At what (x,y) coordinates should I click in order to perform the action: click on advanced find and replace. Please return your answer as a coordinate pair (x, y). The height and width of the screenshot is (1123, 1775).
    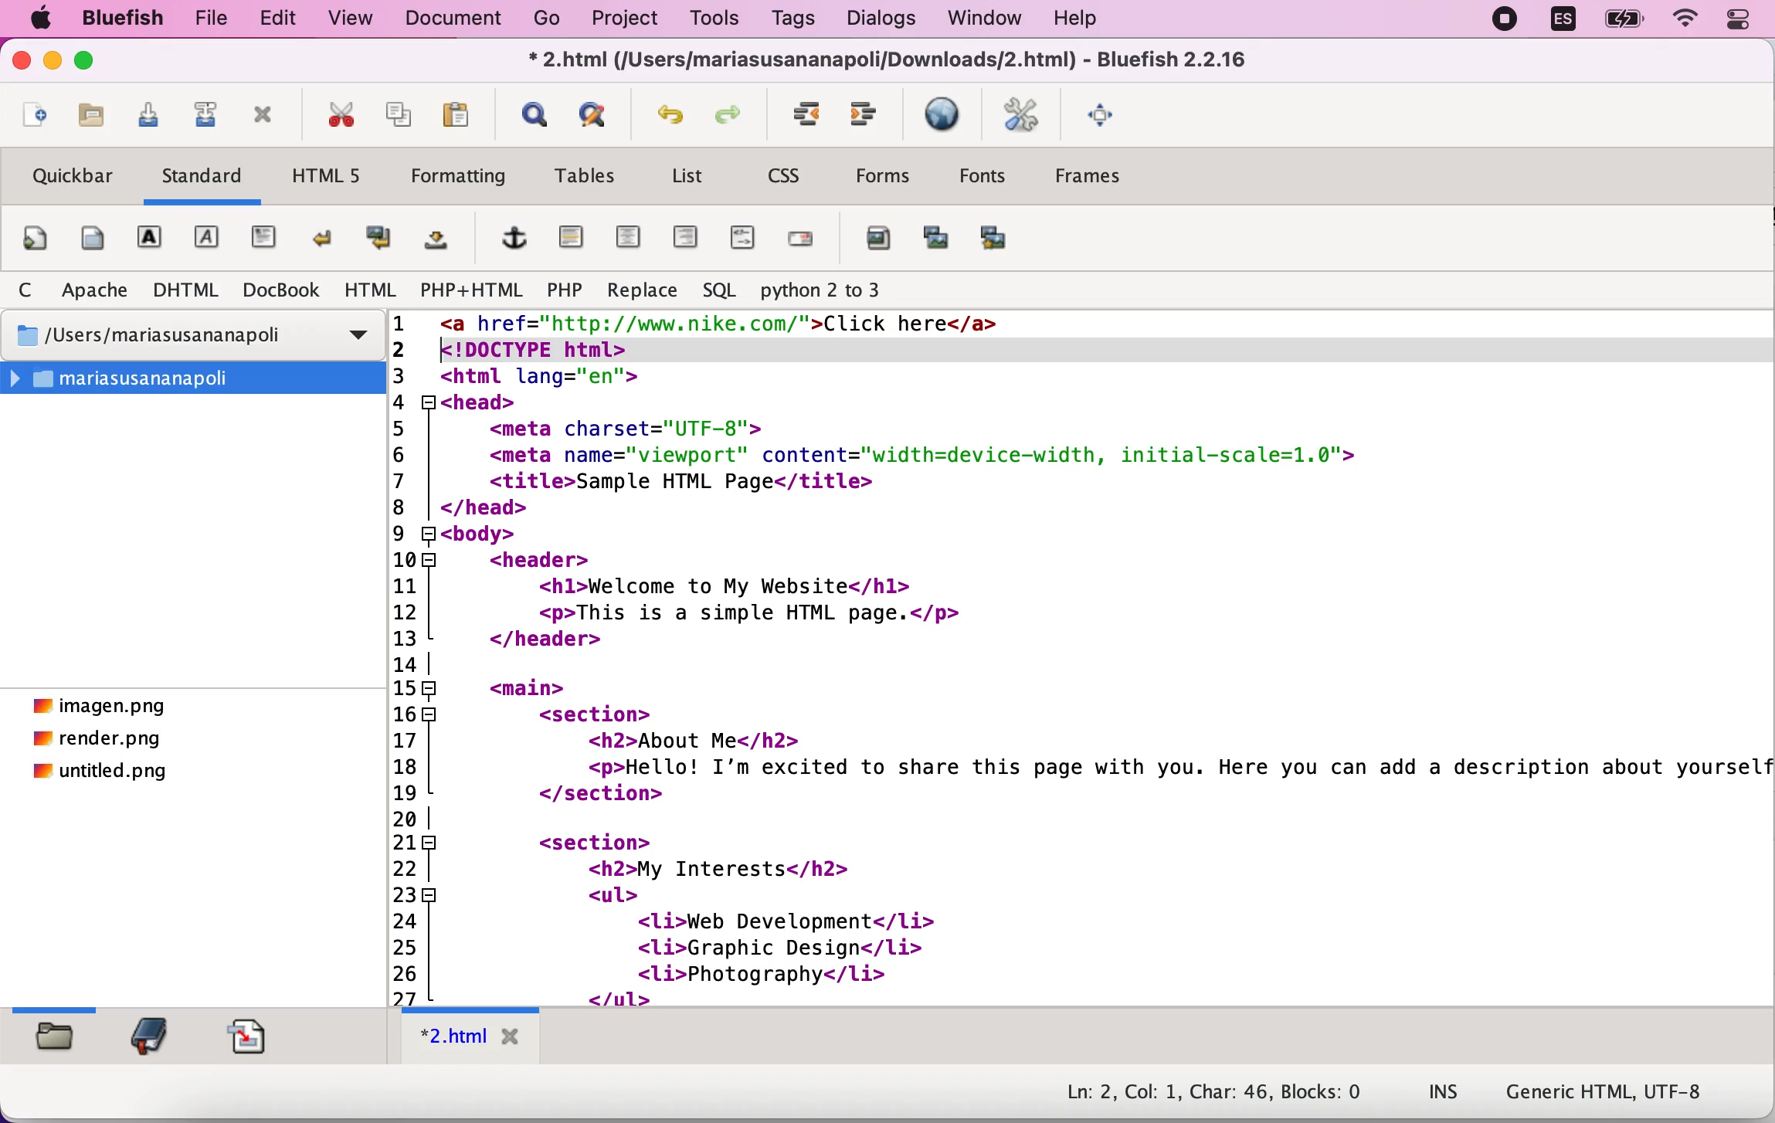
    Looking at the image, I should click on (599, 117).